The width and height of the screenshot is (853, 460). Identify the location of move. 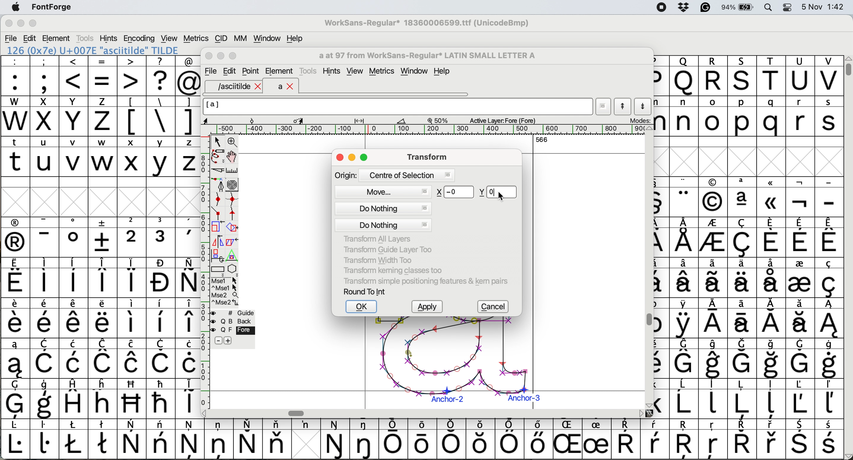
(383, 191).